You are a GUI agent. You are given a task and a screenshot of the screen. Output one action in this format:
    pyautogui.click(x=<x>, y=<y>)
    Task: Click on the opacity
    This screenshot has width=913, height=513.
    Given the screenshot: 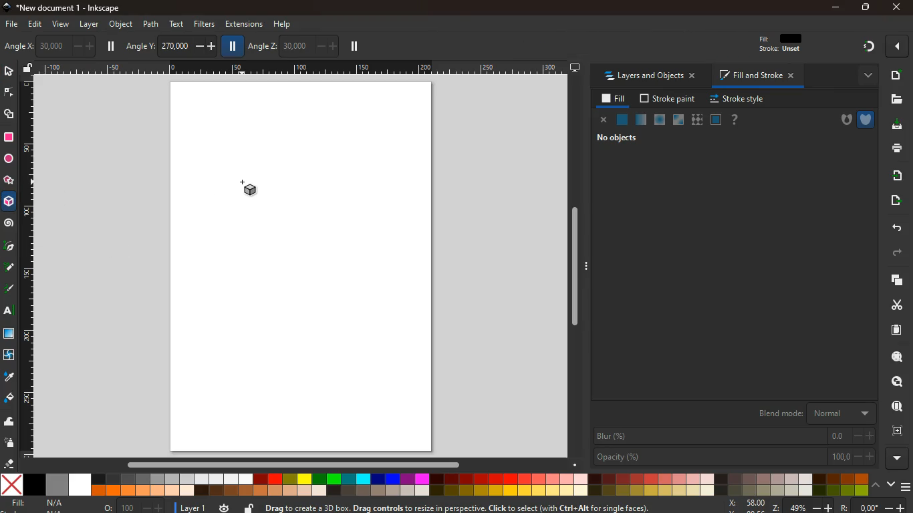 What is the action you would take?
    pyautogui.click(x=733, y=458)
    